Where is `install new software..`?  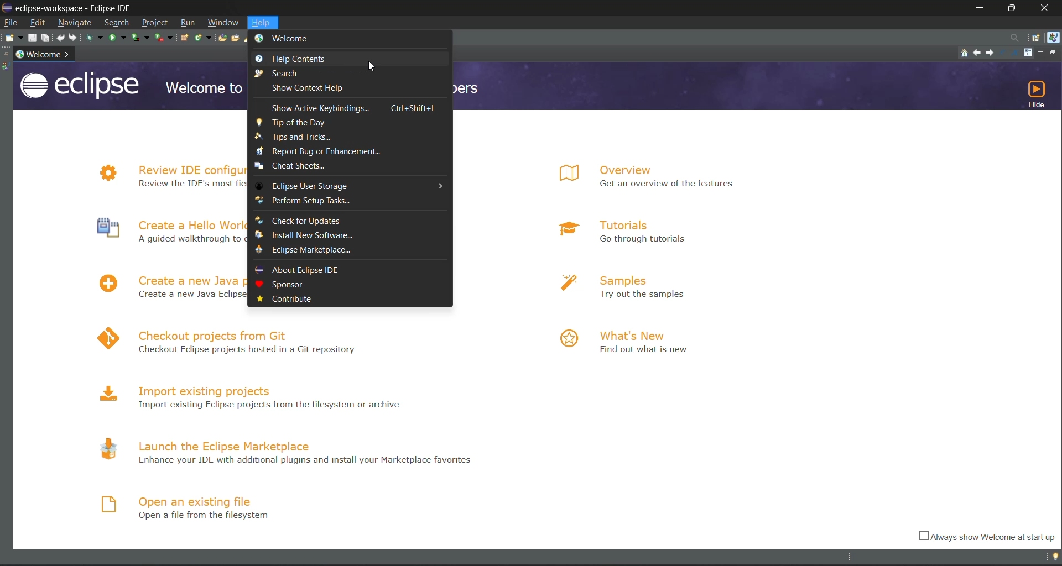 install new software.. is located at coordinates (309, 235).